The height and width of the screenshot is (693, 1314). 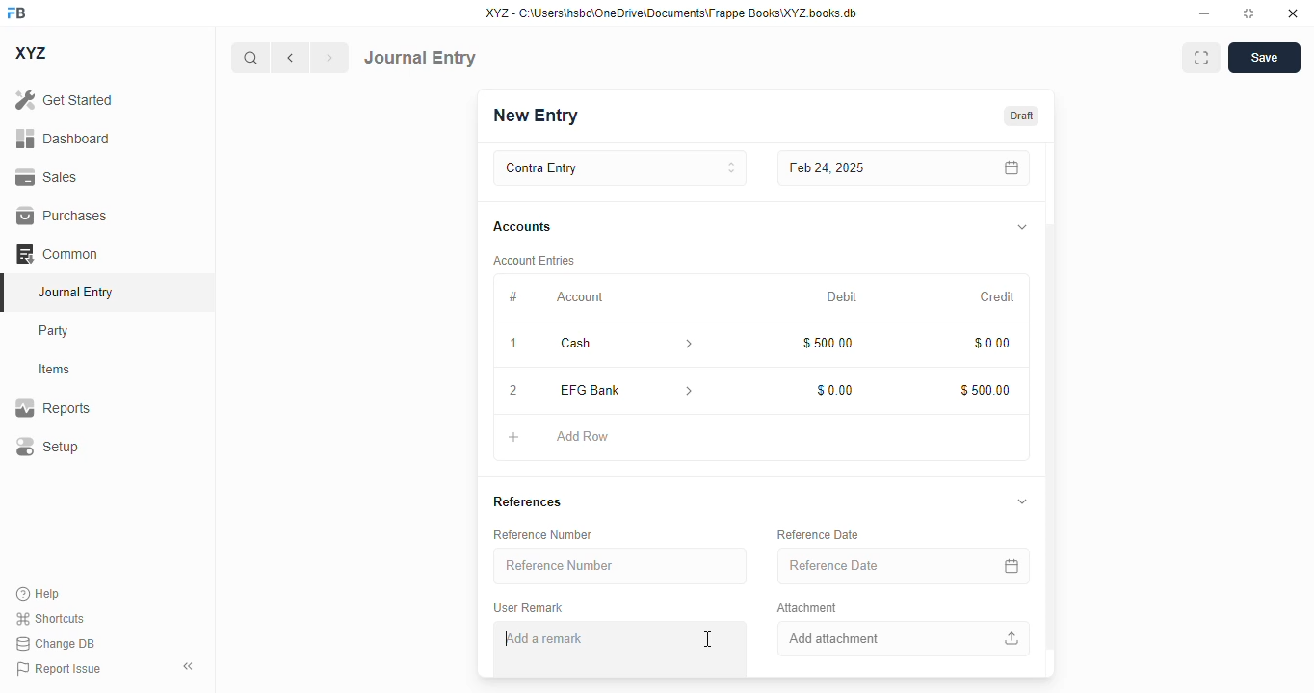 I want to click on XYZ - C:\Users\hsbc\OneDrive\Documents\Frappe Books\XYZ books. db, so click(x=671, y=13).